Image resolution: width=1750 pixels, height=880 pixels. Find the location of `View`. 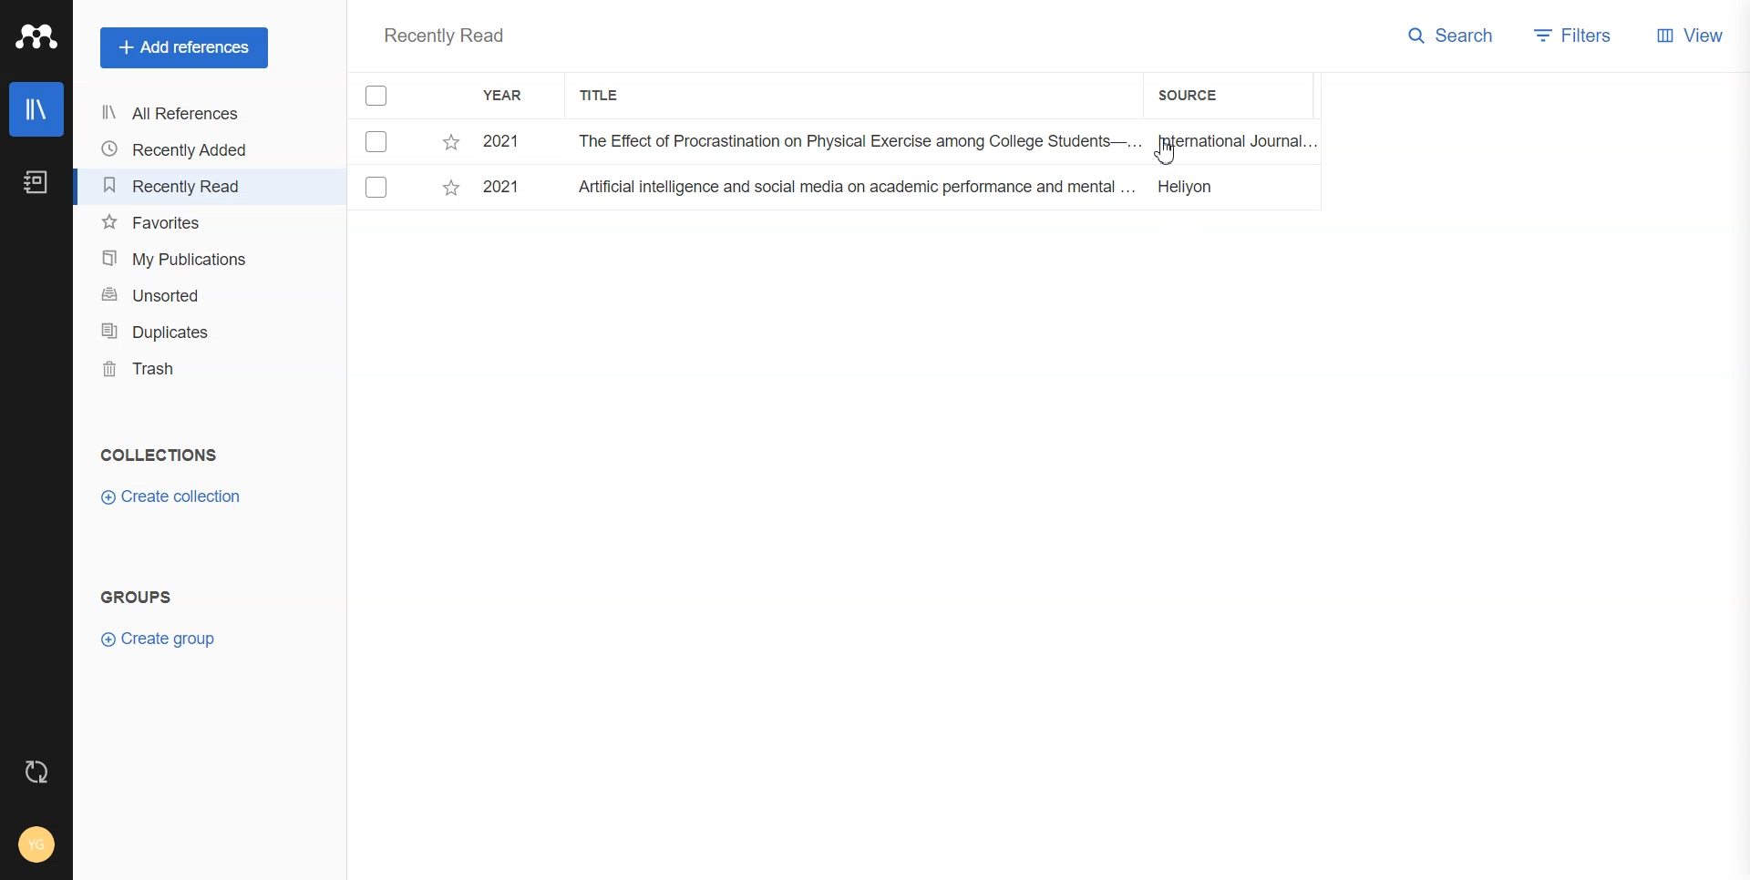

View is located at coordinates (1689, 34).